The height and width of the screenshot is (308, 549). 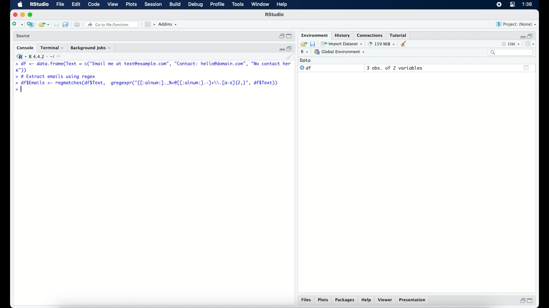 What do you see at coordinates (290, 57) in the screenshot?
I see `clear console` at bounding box center [290, 57].